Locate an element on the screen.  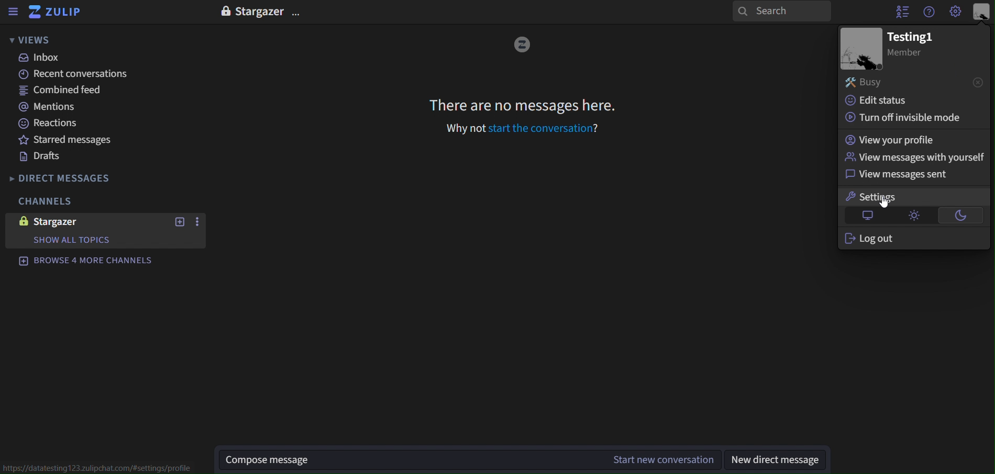
inbox is located at coordinates (41, 59).